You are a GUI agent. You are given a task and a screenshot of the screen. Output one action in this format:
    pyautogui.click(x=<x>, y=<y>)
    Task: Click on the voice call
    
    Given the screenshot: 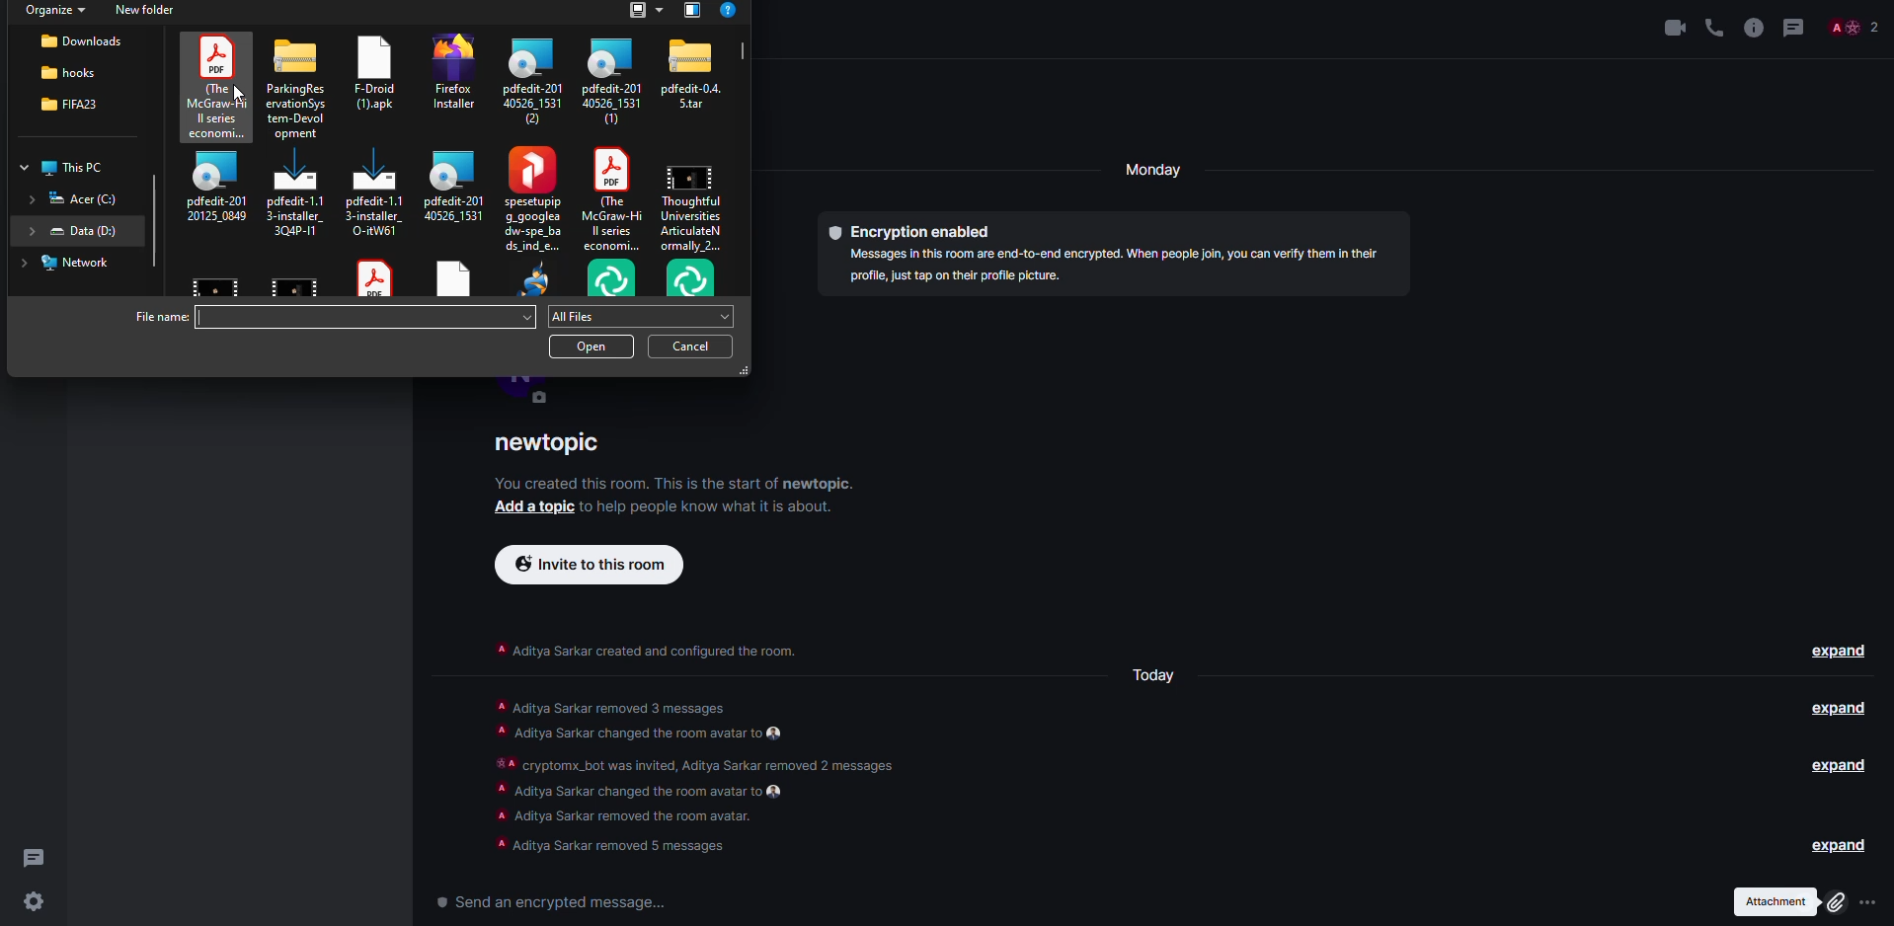 What is the action you would take?
    pyautogui.click(x=1714, y=27)
    